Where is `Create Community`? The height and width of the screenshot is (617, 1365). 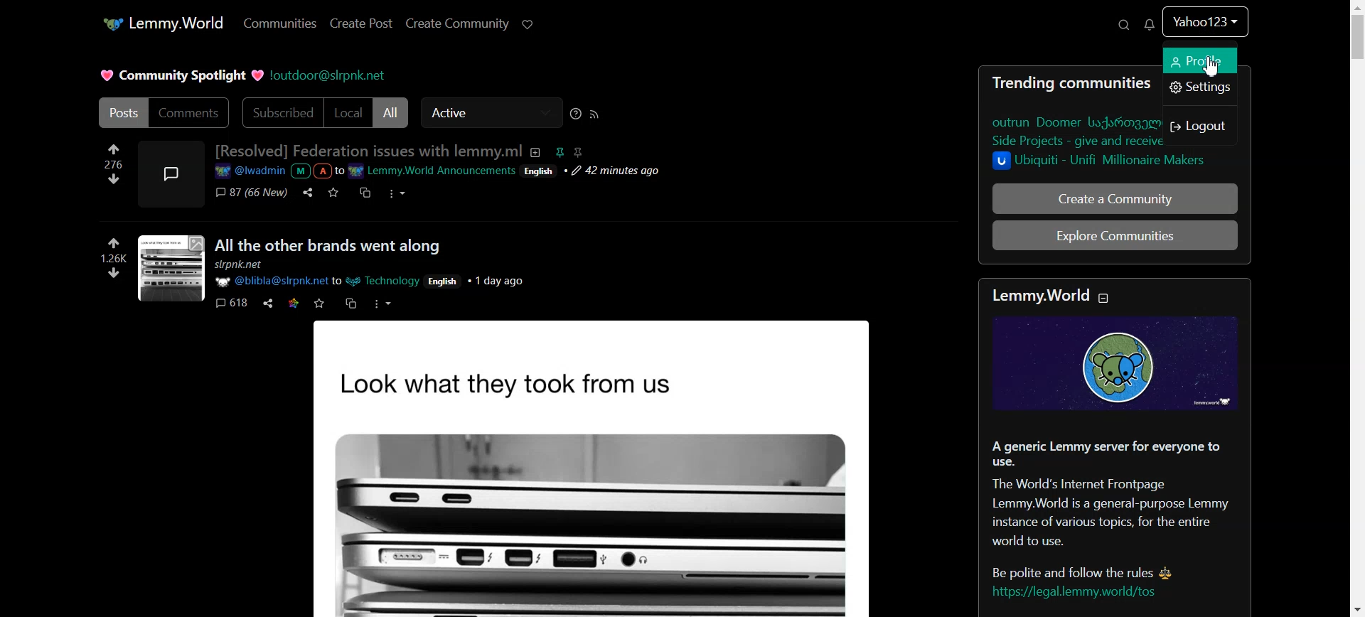 Create Community is located at coordinates (457, 23).